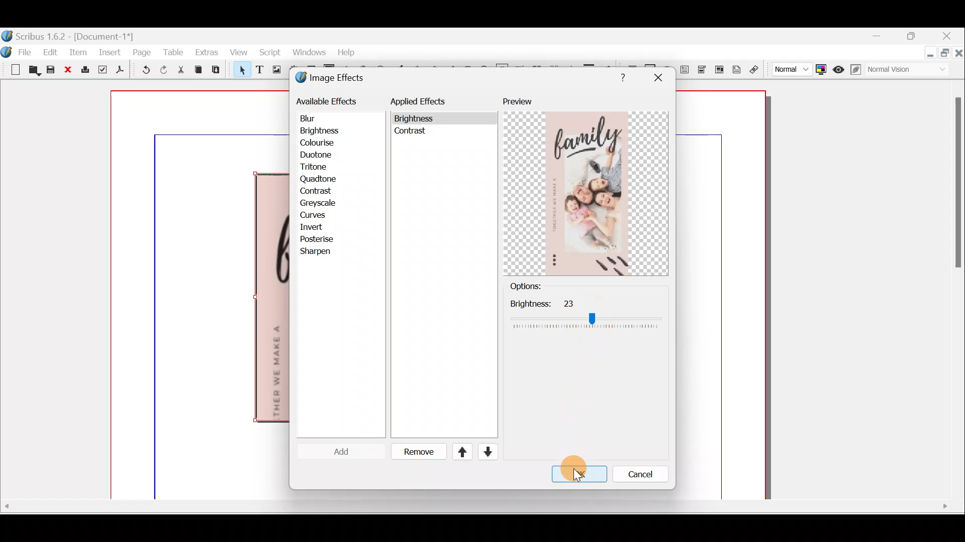 The height and width of the screenshot is (542, 965). Describe the element at coordinates (28, 51) in the screenshot. I see `File` at that location.